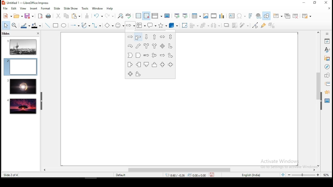 This screenshot has height=187, width=333. What do you see at coordinates (170, 37) in the screenshot?
I see `up and down arrow` at bounding box center [170, 37].